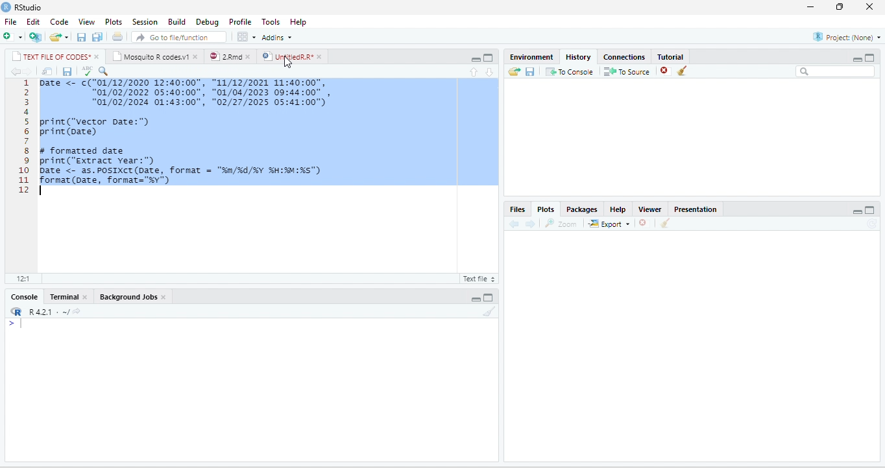  What do you see at coordinates (36, 37) in the screenshot?
I see `new project` at bounding box center [36, 37].